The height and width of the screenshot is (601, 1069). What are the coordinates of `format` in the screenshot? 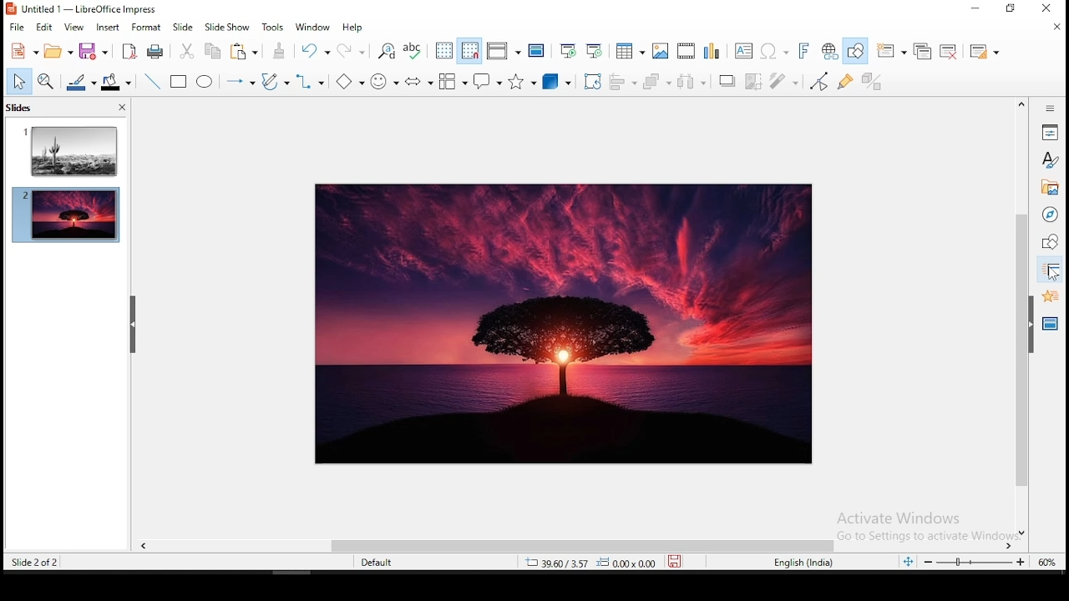 It's located at (146, 26).